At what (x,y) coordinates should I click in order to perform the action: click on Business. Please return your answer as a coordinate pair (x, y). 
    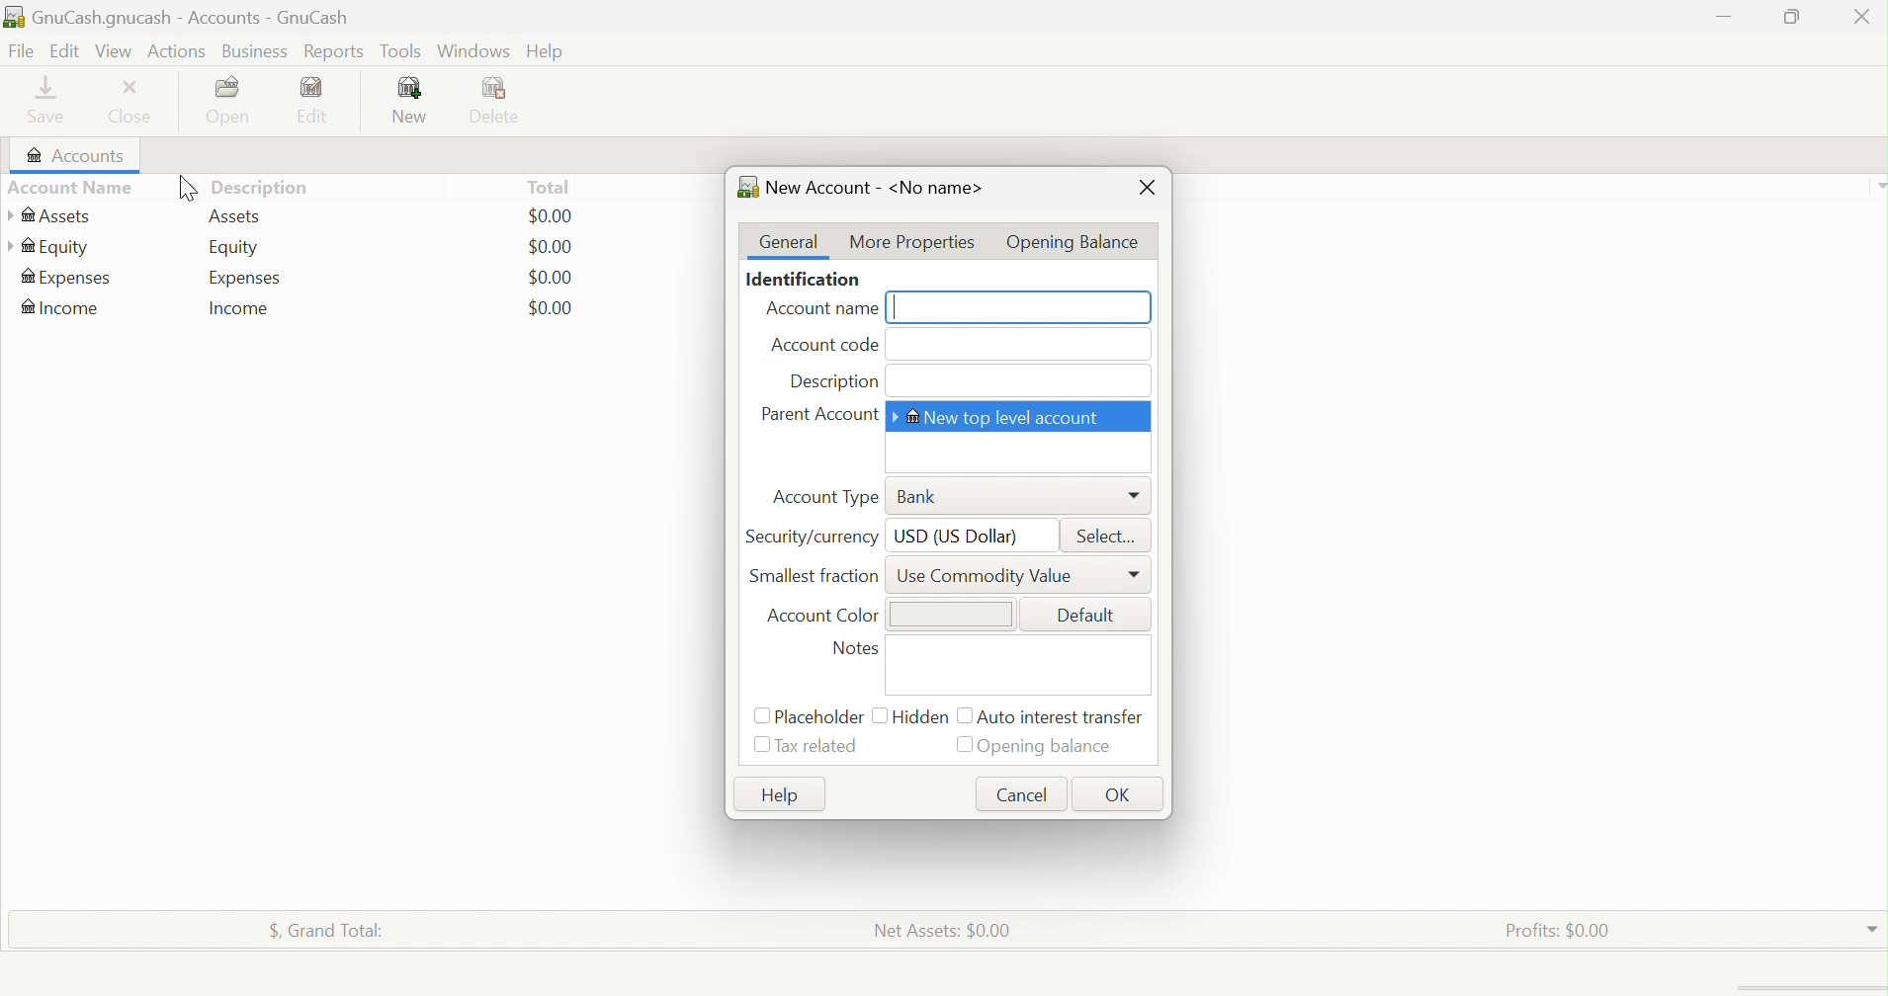
    Looking at the image, I should click on (256, 52).